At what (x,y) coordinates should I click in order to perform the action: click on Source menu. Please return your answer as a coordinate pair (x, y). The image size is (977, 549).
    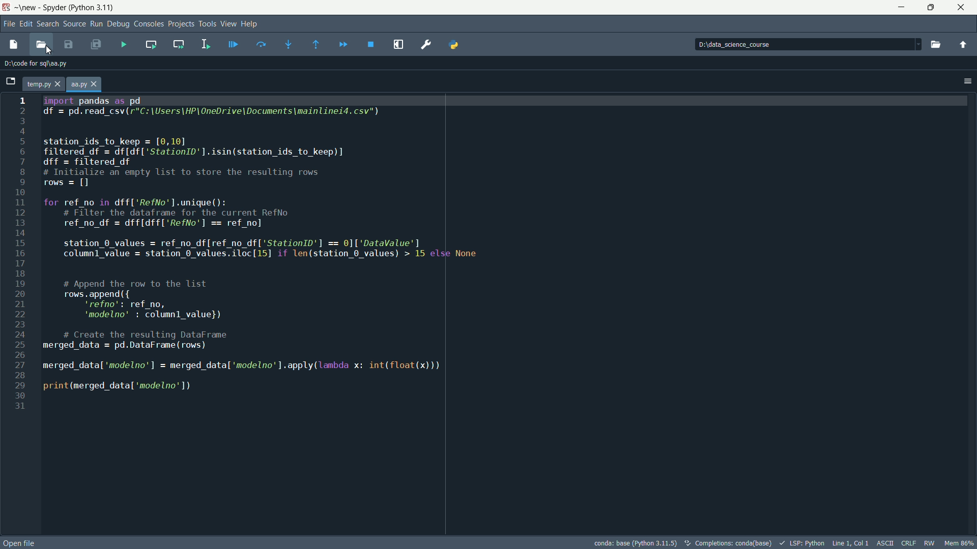
    Looking at the image, I should click on (73, 23).